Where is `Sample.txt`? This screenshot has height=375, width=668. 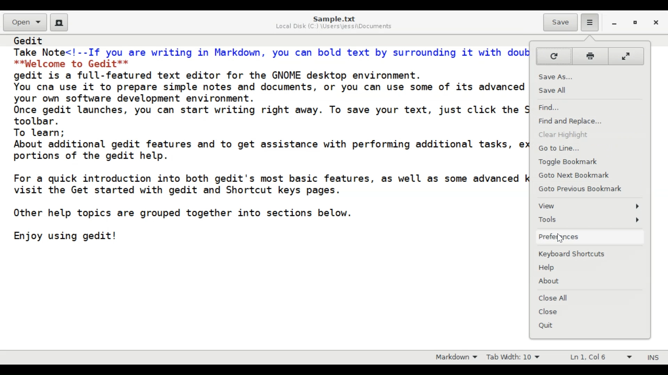
Sample.txt is located at coordinates (334, 19).